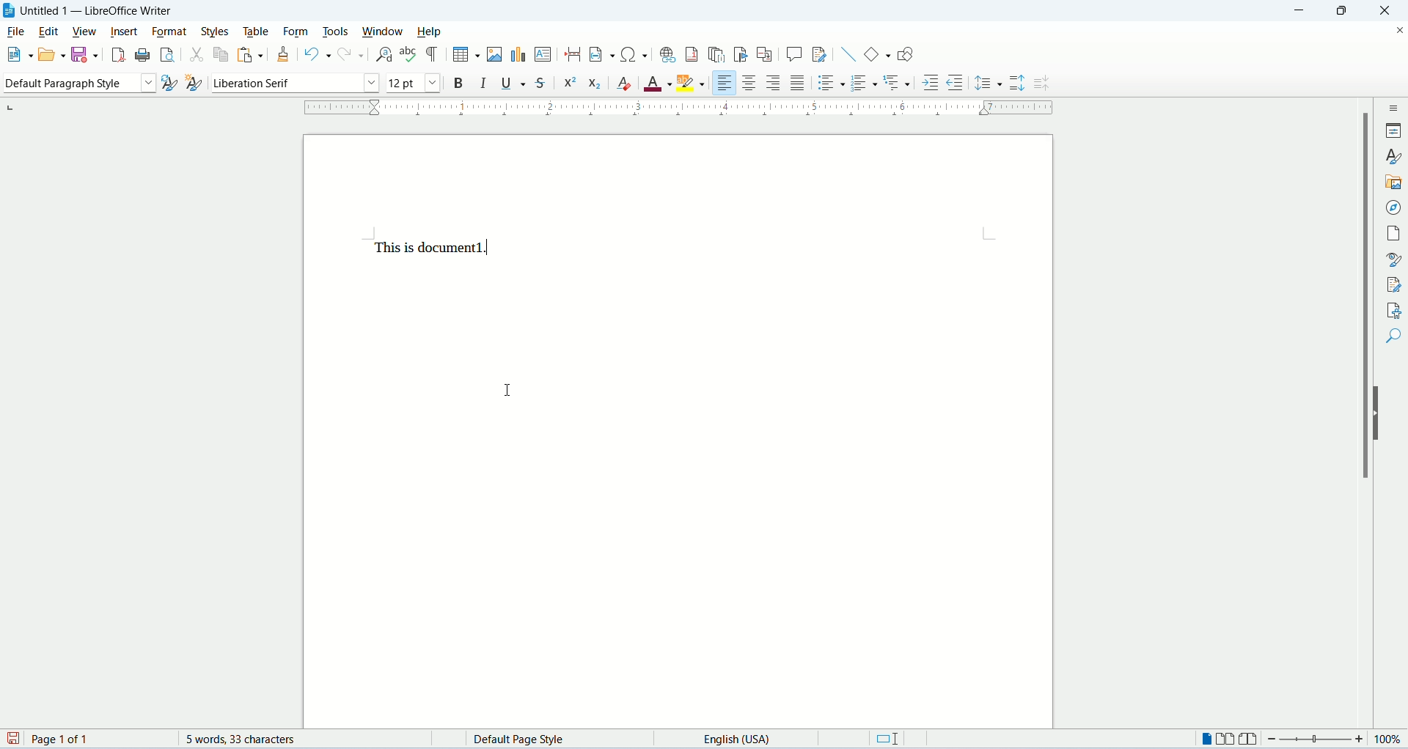  I want to click on decrease indent, so click(959, 82).